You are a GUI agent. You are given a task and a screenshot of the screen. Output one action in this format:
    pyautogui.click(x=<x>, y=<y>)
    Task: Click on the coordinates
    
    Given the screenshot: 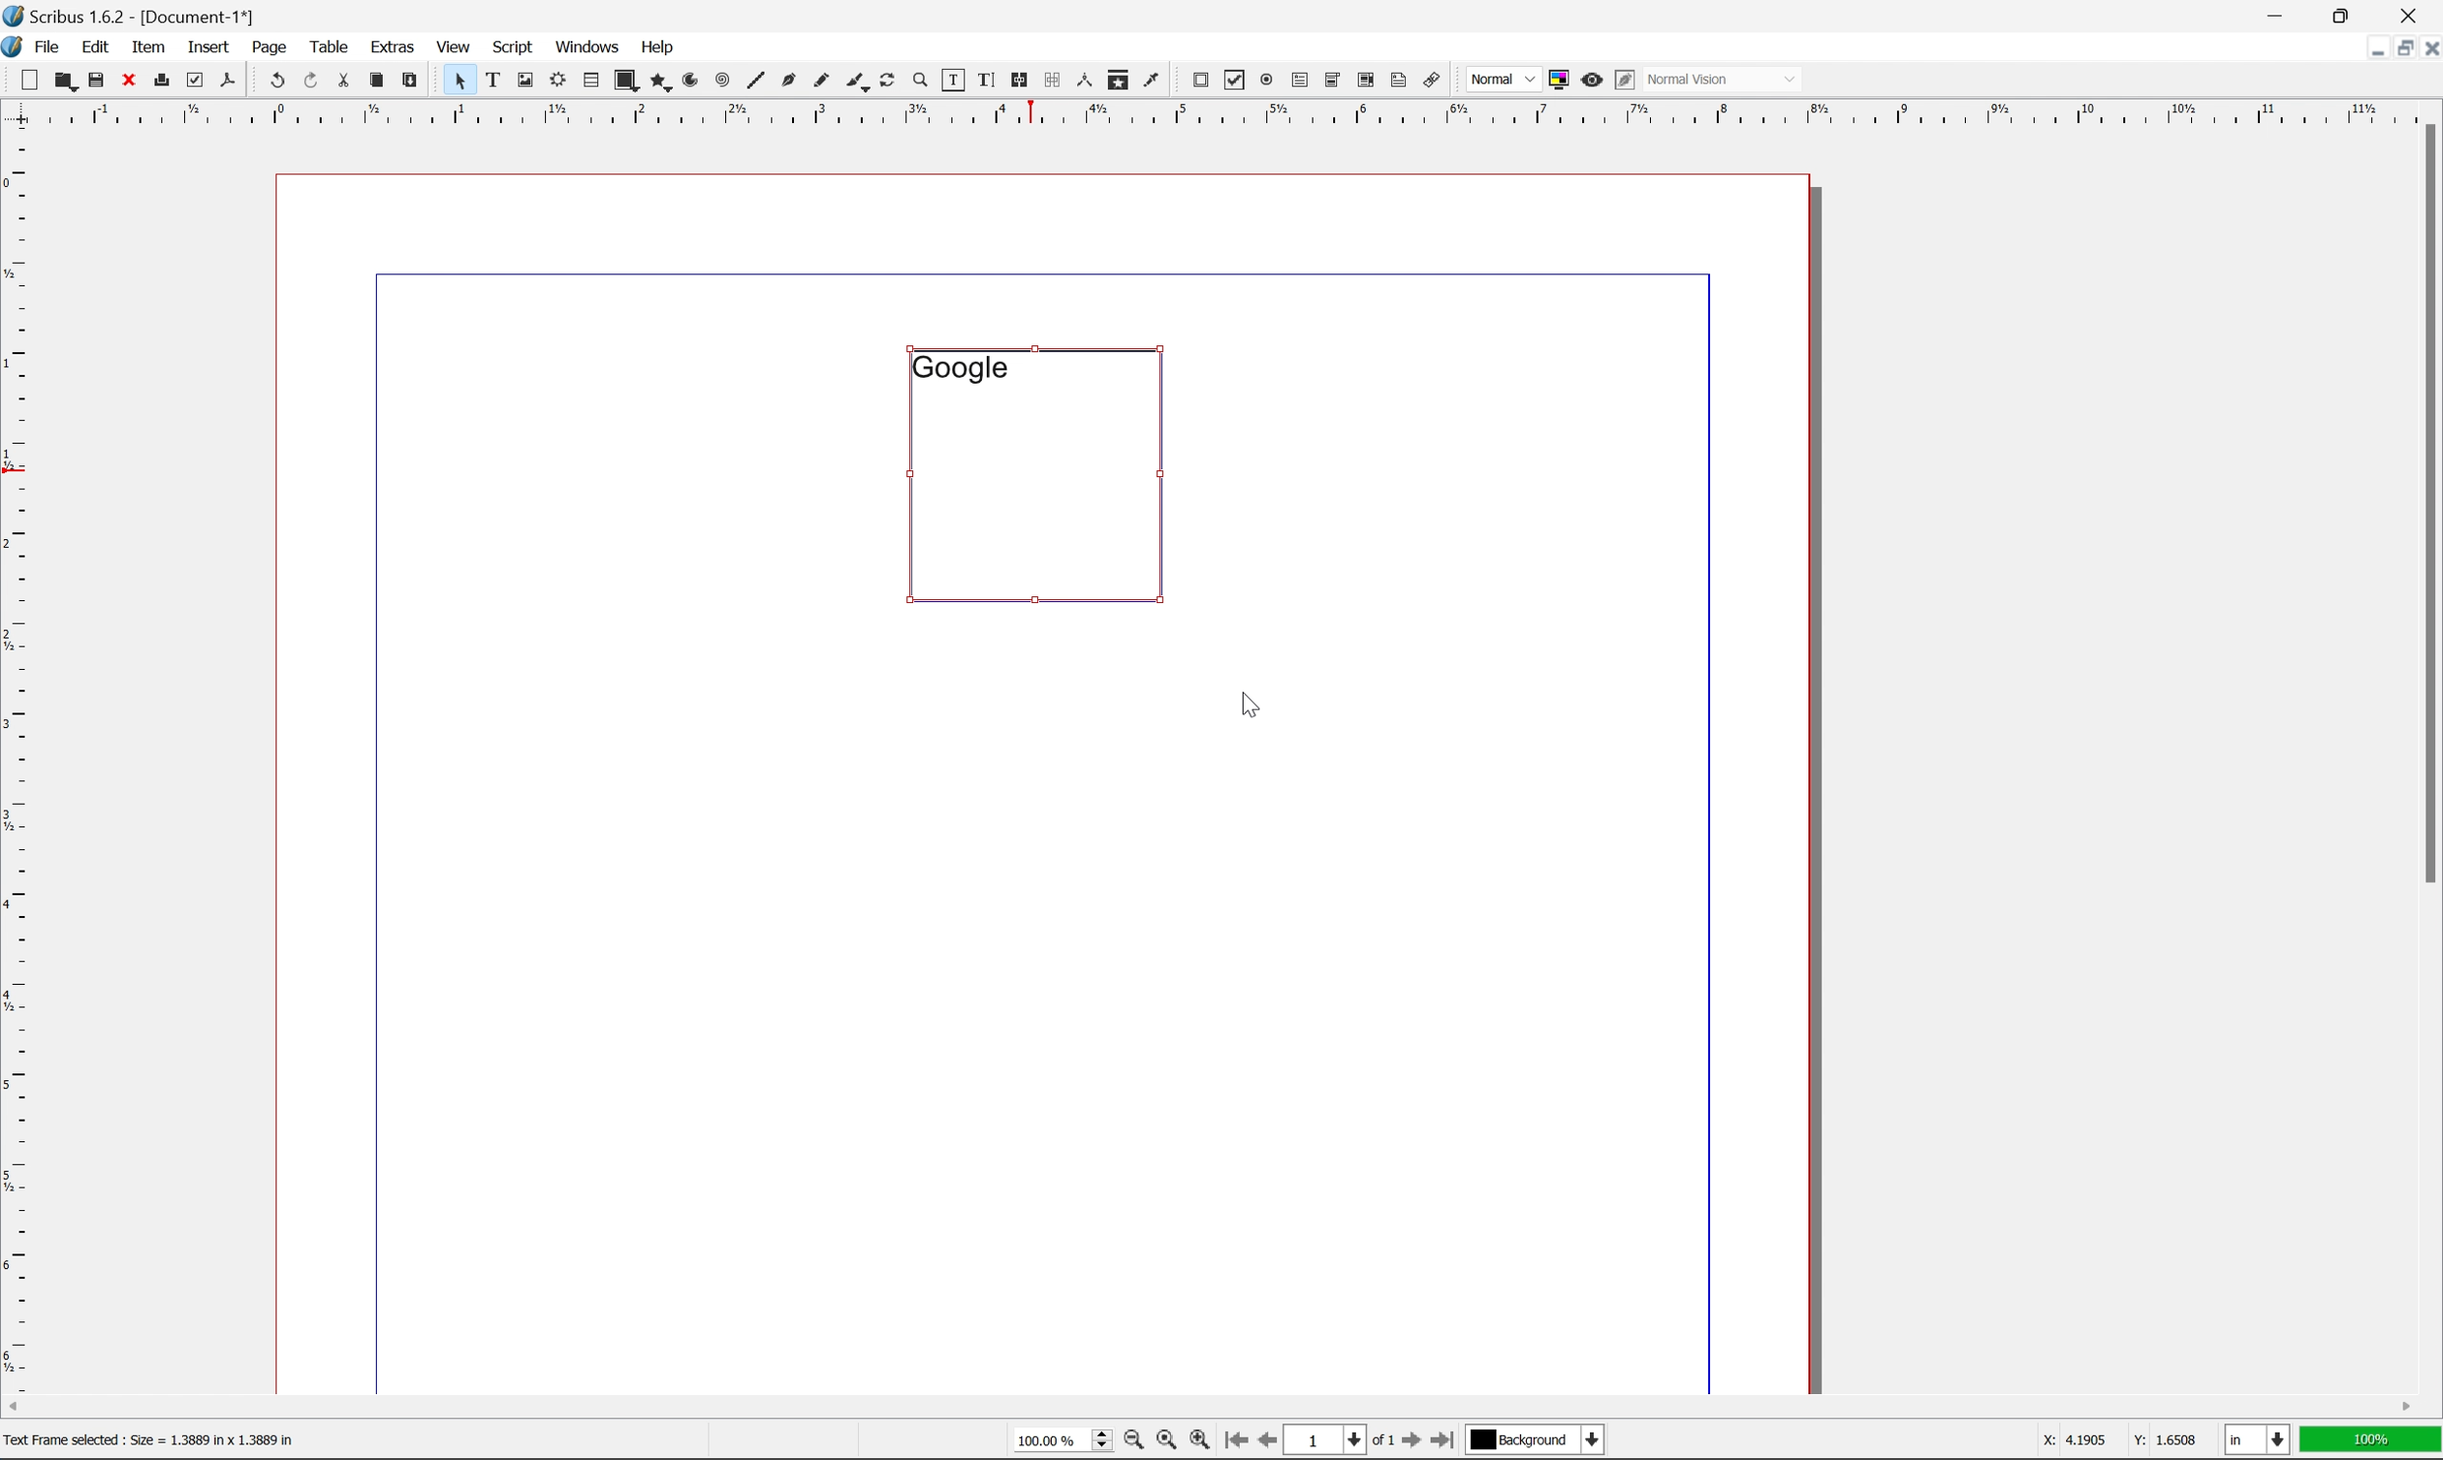 What is the action you would take?
    pyautogui.click(x=2106, y=1440)
    